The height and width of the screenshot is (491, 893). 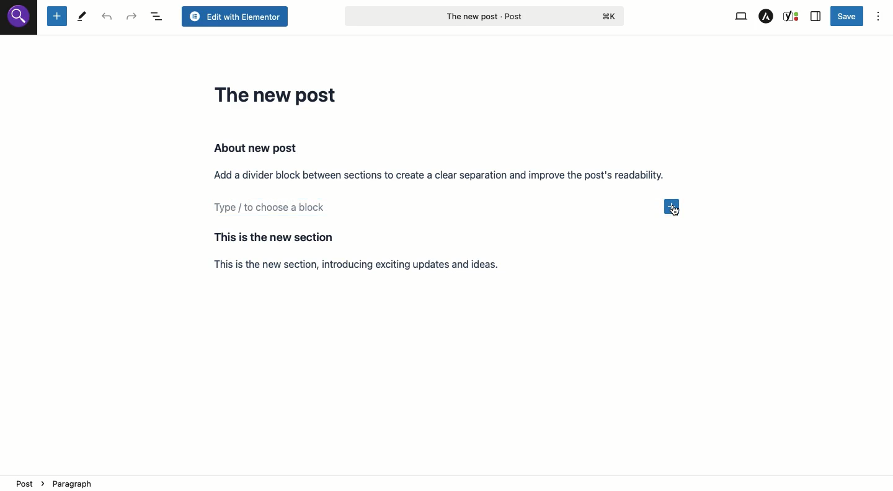 What do you see at coordinates (766, 17) in the screenshot?
I see `Astar` at bounding box center [766, 17].